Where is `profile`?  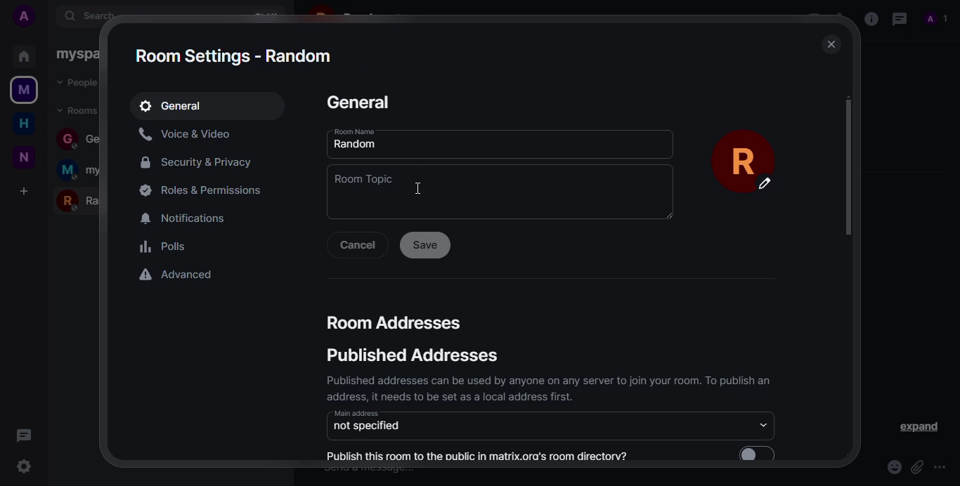
profile is located at coordinates (936, 20).